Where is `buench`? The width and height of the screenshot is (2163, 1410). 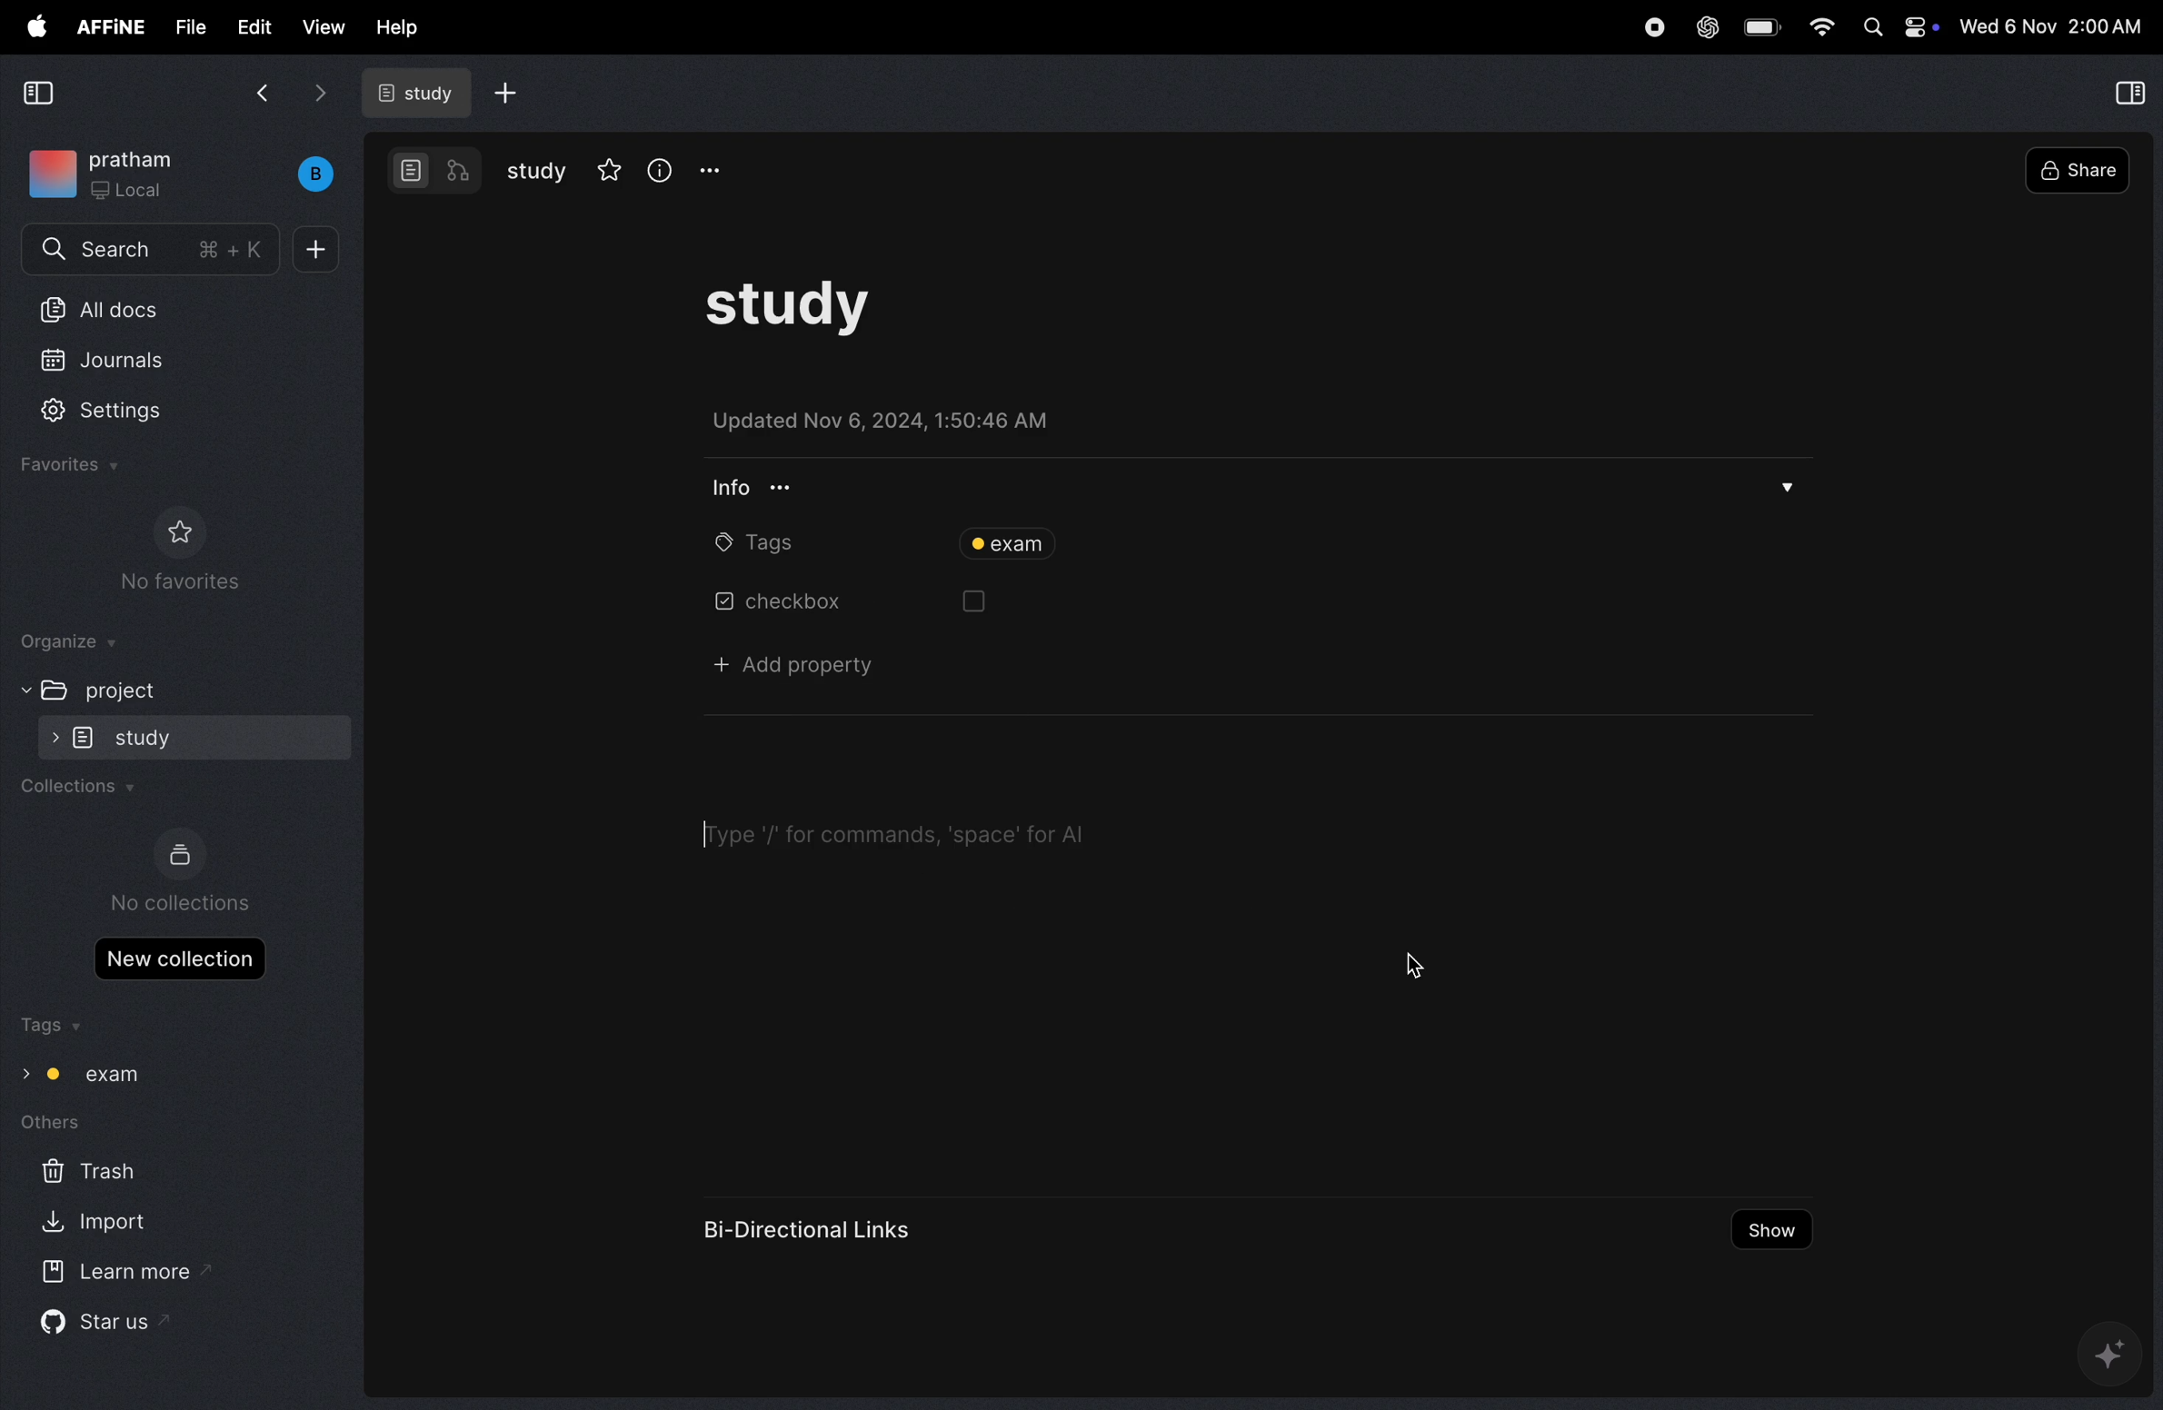
buench is located at coordinates (315, 174).